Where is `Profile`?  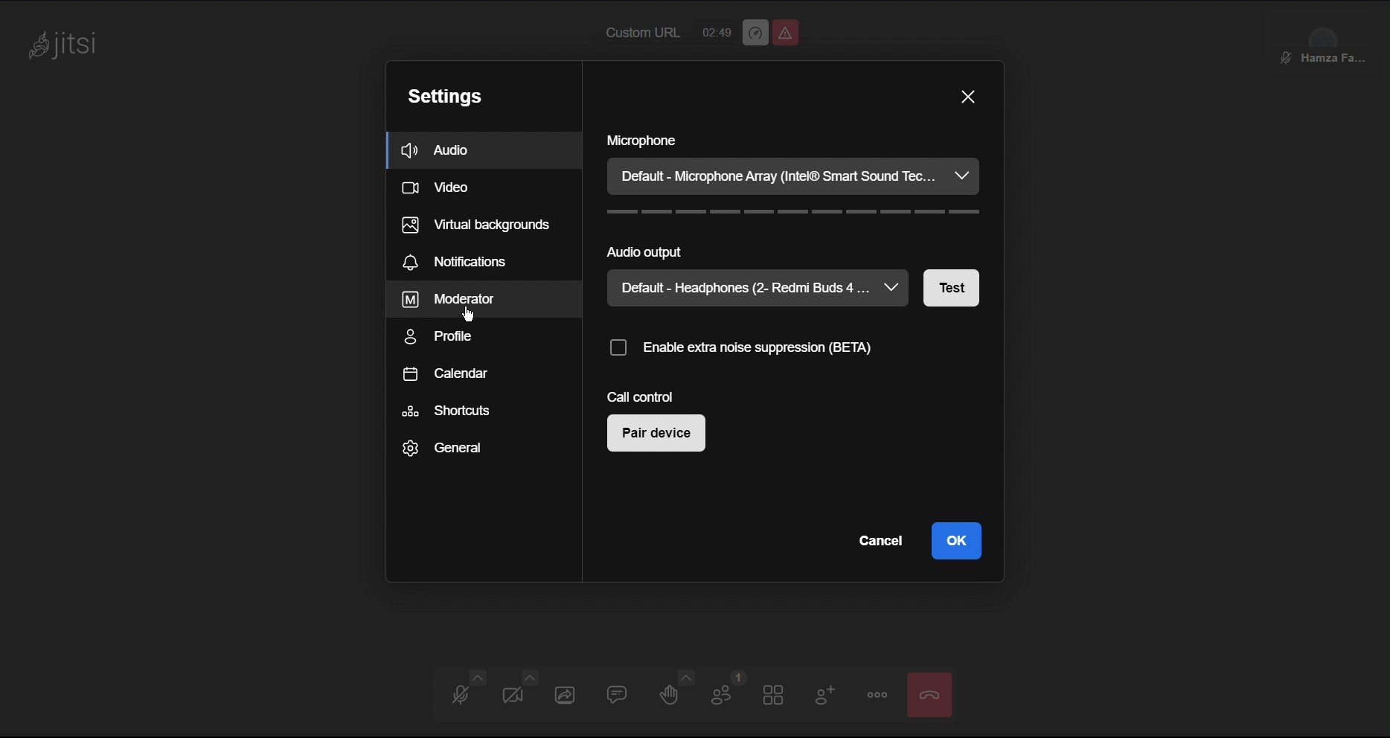
Profile is located at coordinates (444, 337).